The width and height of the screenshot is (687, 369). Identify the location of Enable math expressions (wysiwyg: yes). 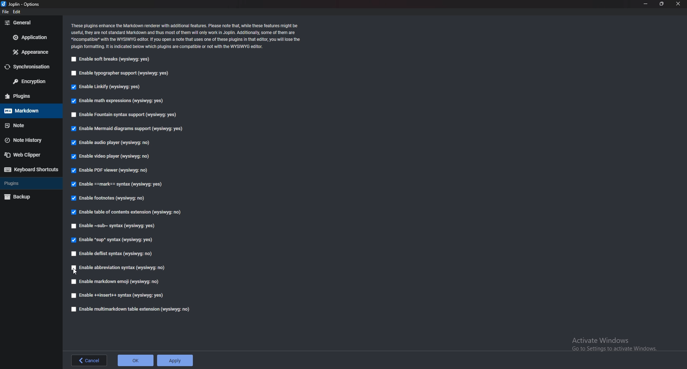
(118, 101).